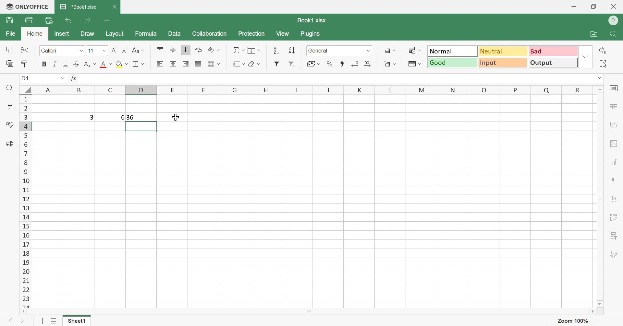  I want to click on Neutral, so click(504, 52).